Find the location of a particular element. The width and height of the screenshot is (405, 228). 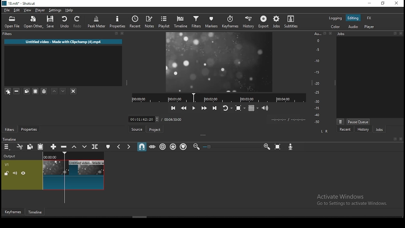

save filter preset is located at coordinates (45, 91).